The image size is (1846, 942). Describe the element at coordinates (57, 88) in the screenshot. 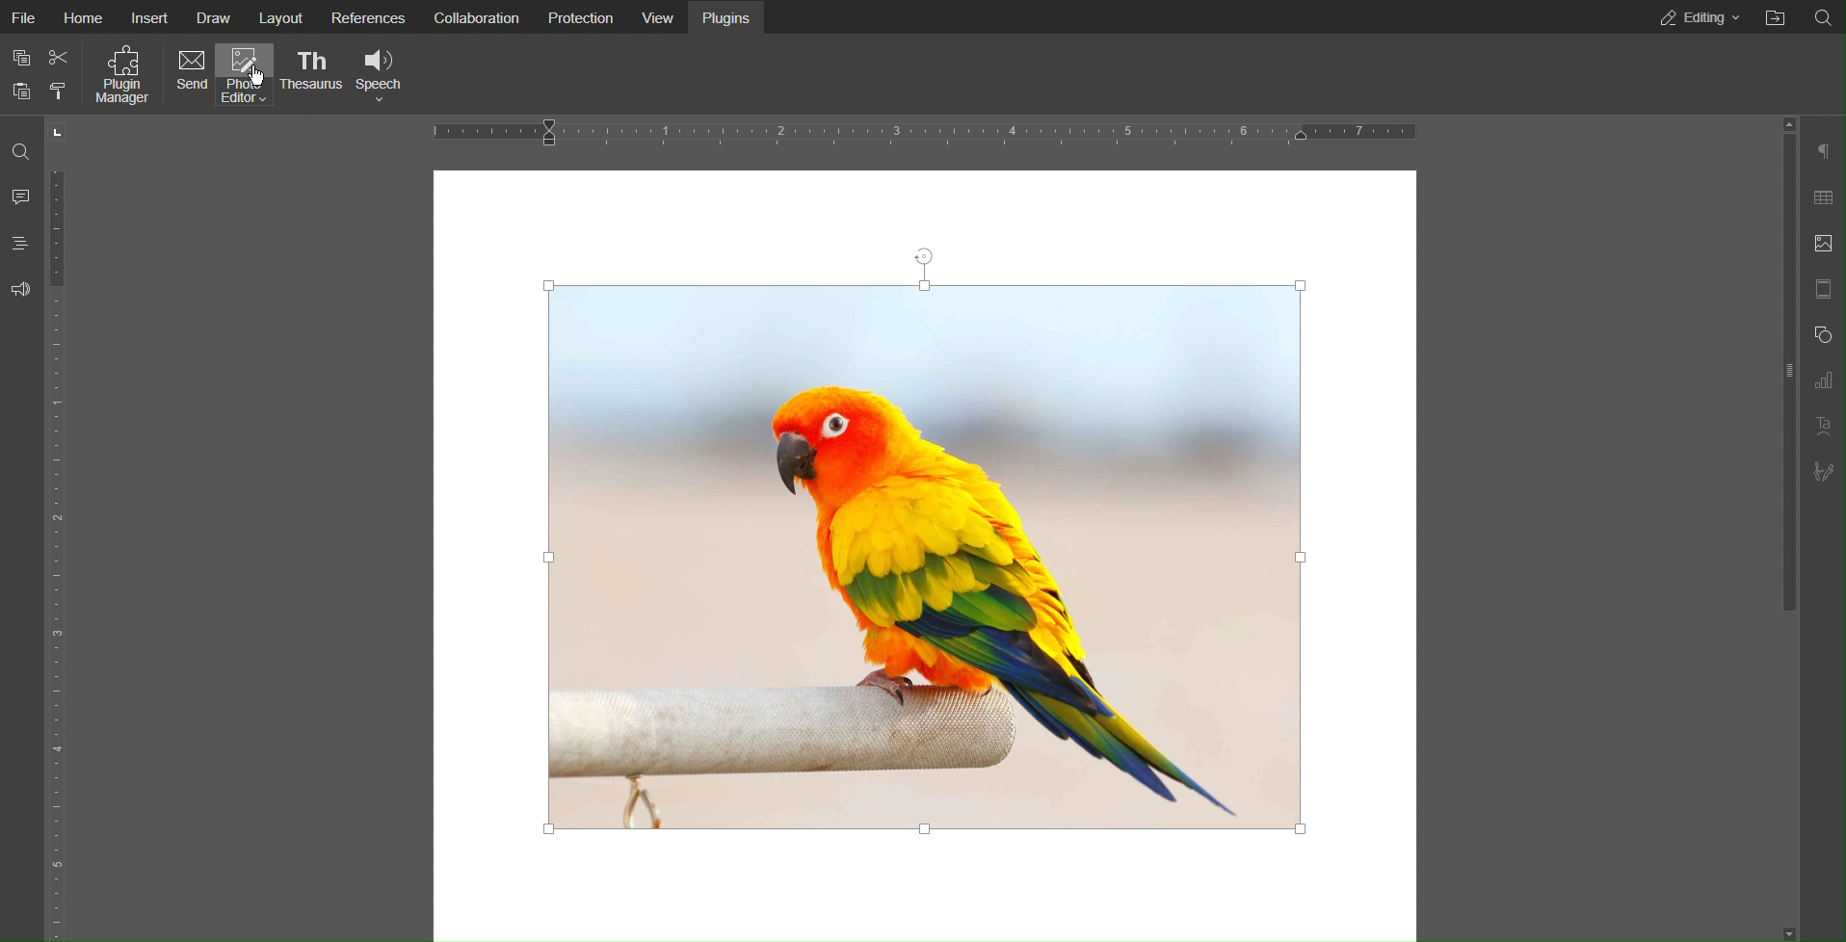

I see `Copy style` at that location.